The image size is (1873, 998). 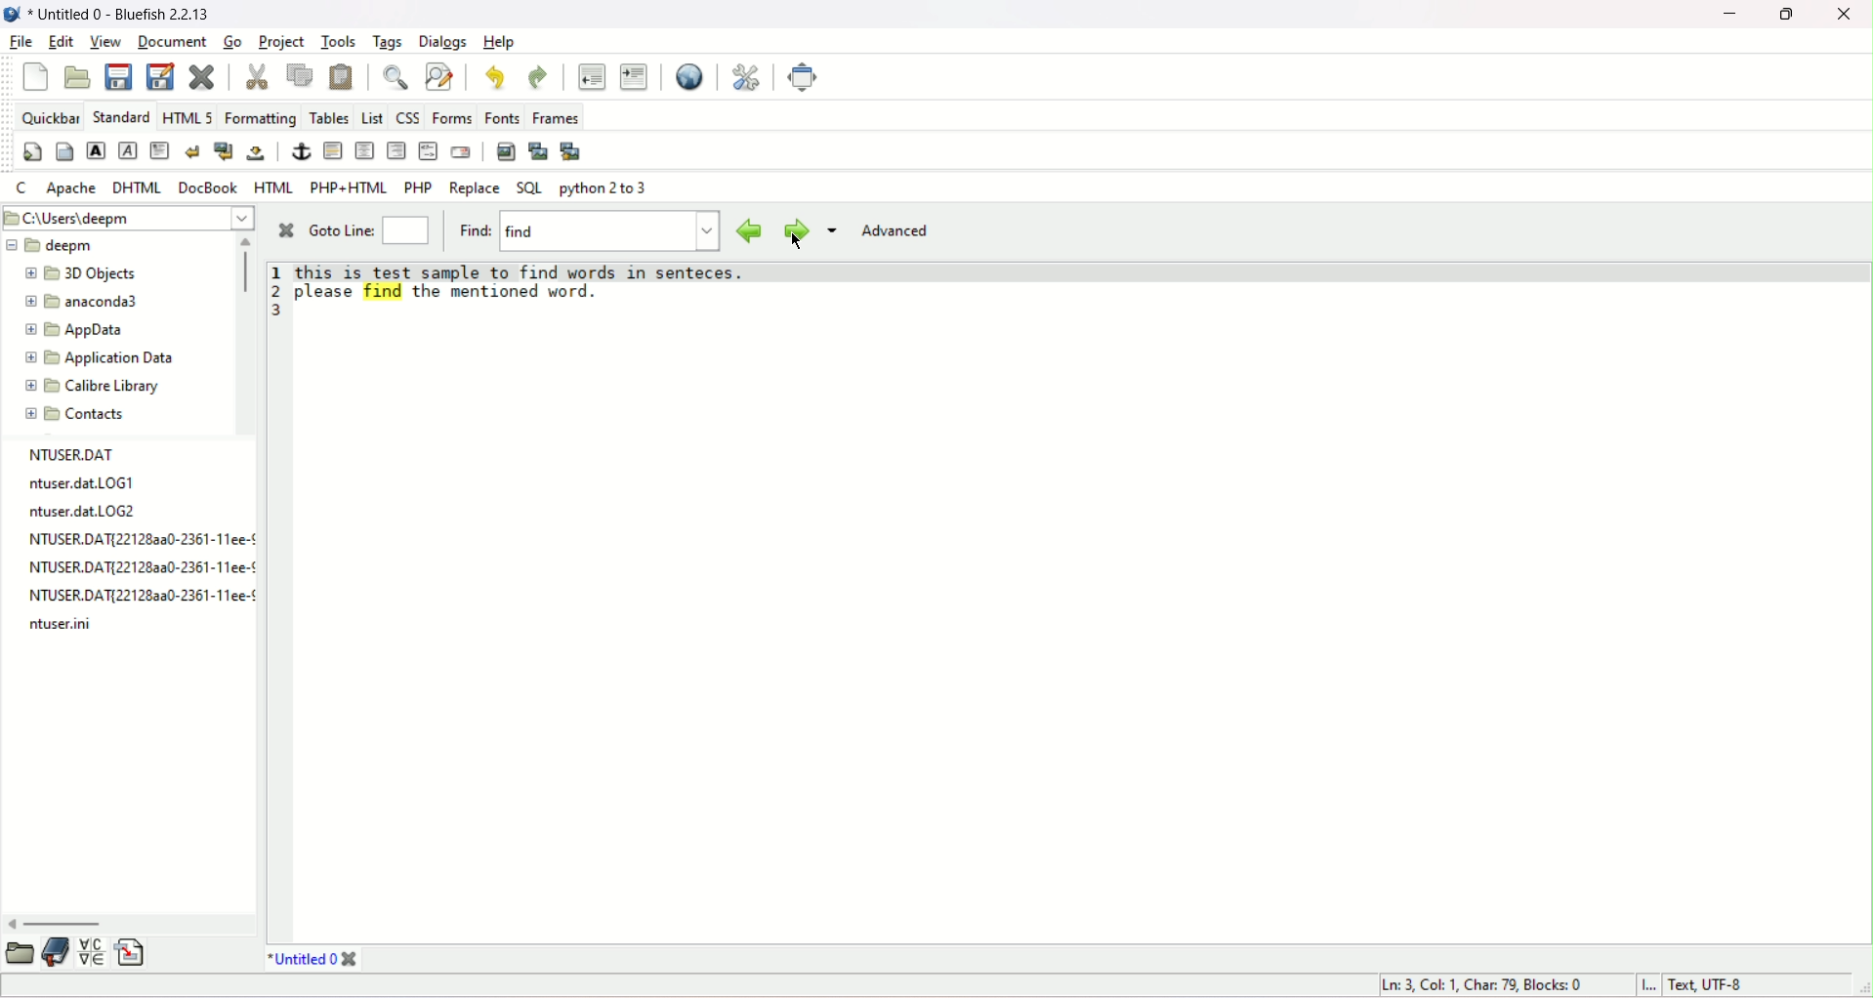 What do you see at coordinates (78, 77) in the screenshot?
I see `open` at bounding box center [78, 77].